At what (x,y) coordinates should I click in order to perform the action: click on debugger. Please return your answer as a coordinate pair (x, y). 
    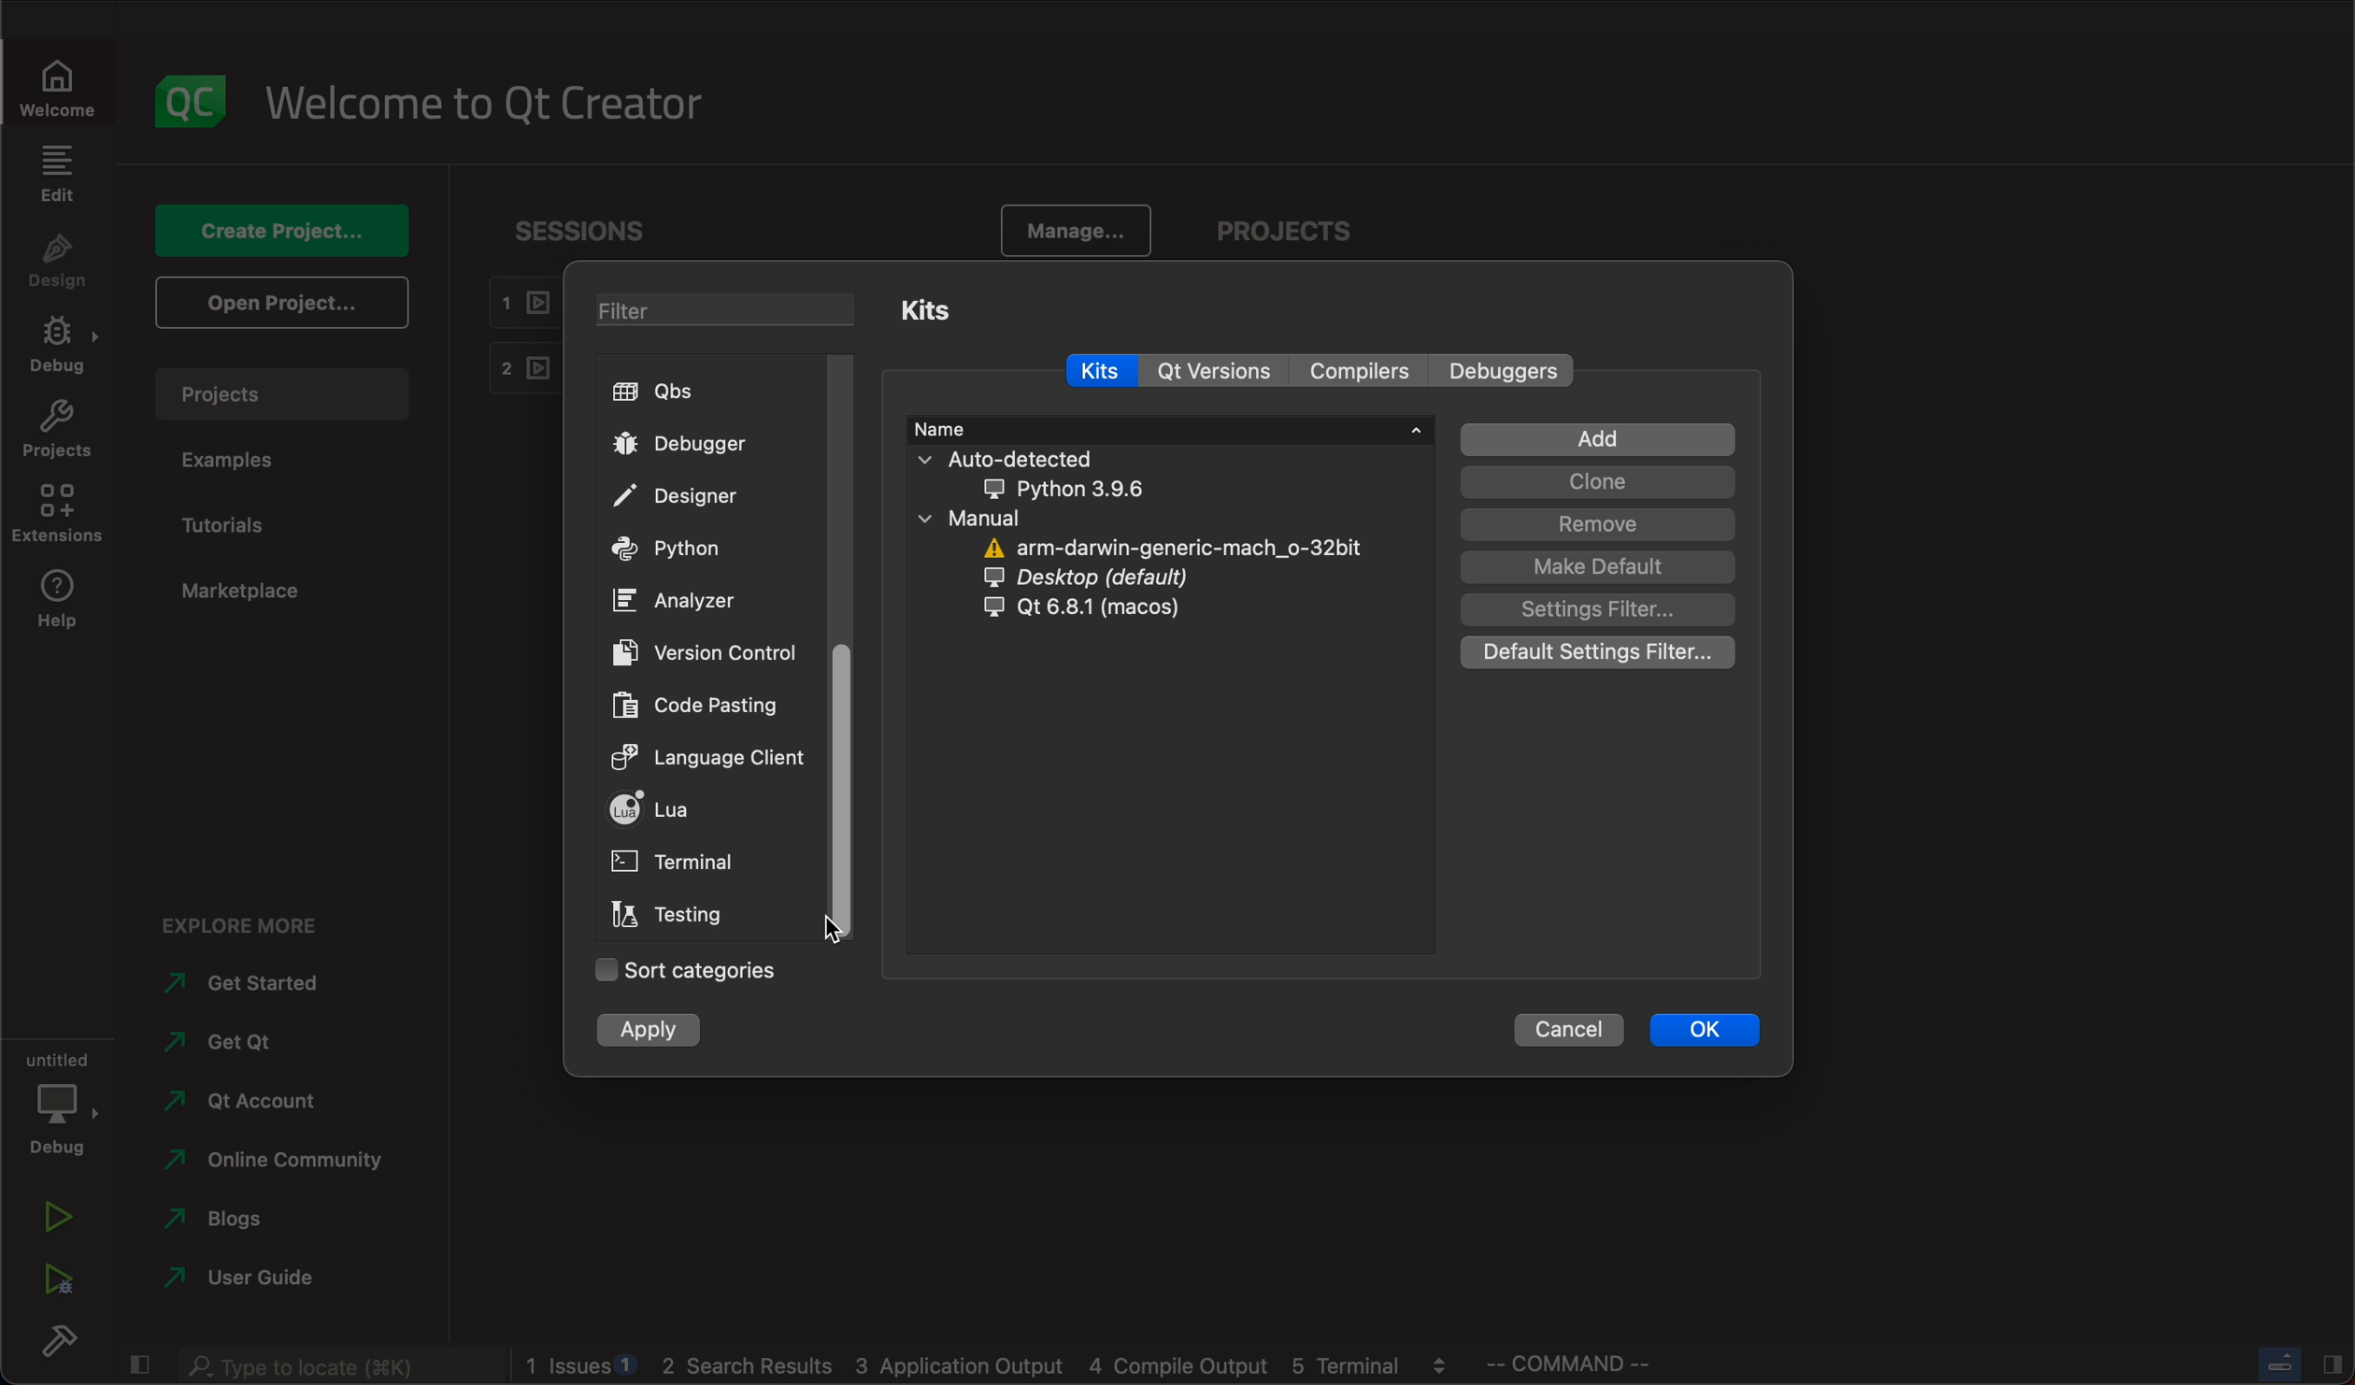
    Looking at the image, I should click on (682, 449).